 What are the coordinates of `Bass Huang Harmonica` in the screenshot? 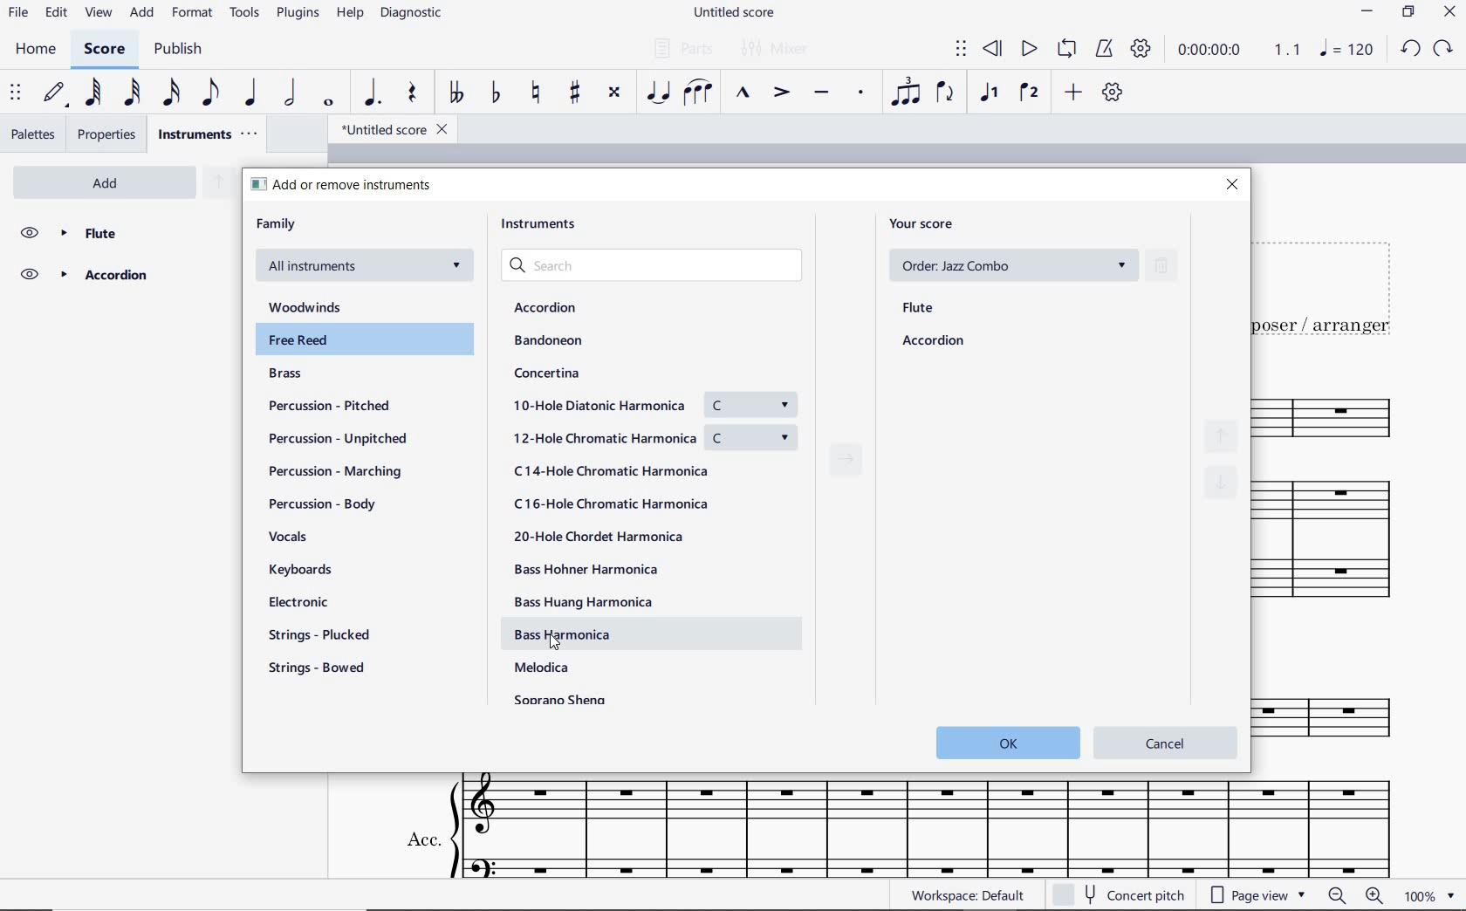 It's located at (580, 602).